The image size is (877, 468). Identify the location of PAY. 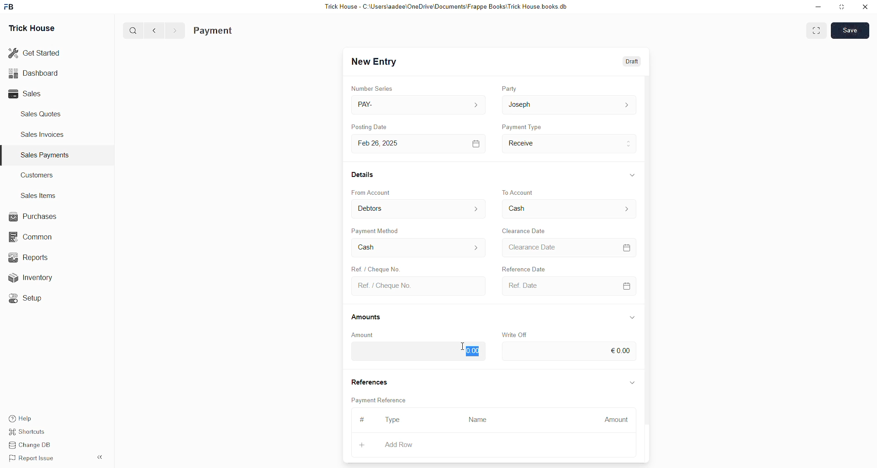
(420, 104).